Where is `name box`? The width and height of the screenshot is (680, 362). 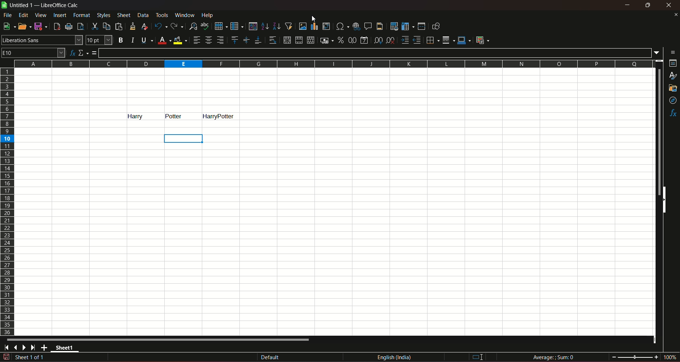
name box is located at coordinates (33, 52).